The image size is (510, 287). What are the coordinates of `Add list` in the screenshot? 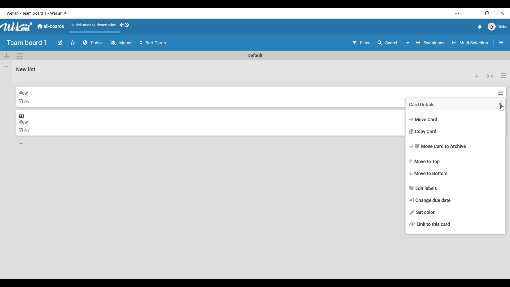 It's located at (6, 67).